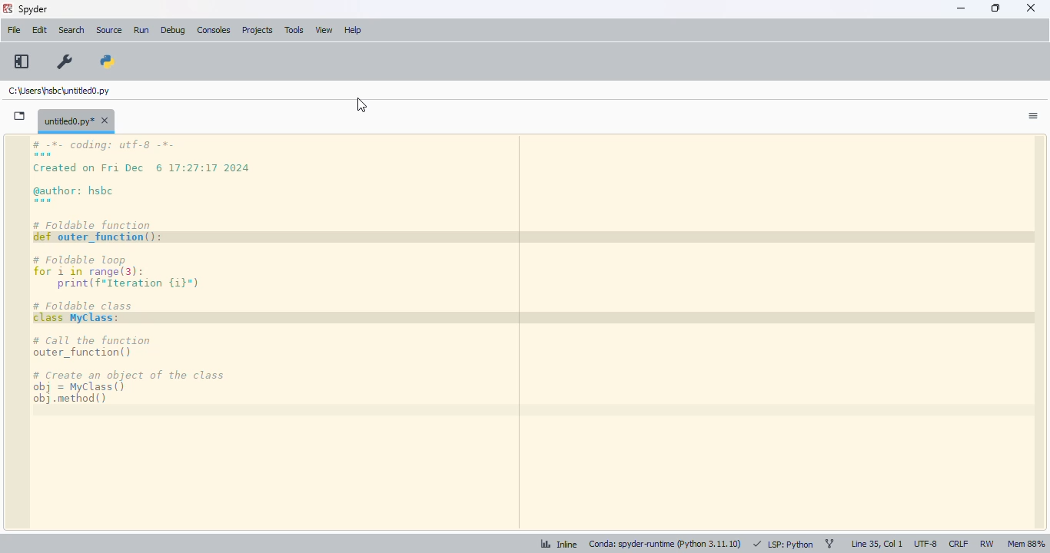 Image resolution: width=1050 pixels, height=553 pixels. I want to click on debug, so click(173, 30).